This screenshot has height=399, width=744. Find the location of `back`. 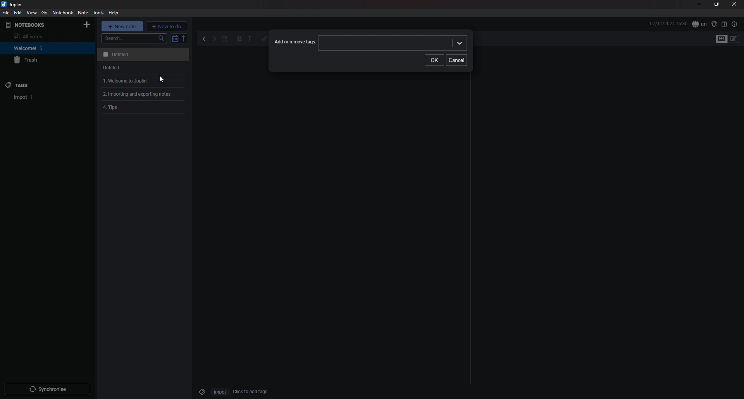

back is located at coordinates (205, 39).